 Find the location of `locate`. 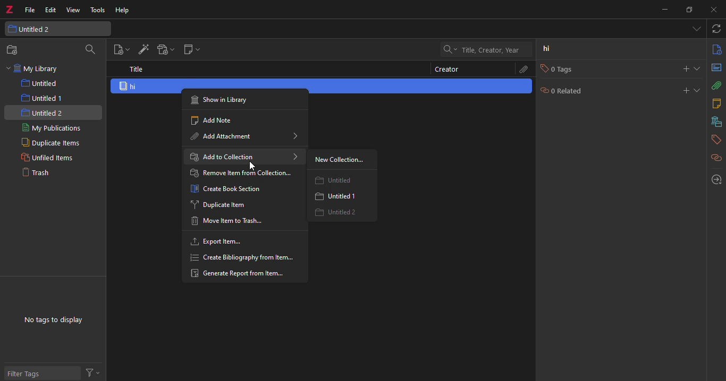

locate is located at coordinates (713, 179).